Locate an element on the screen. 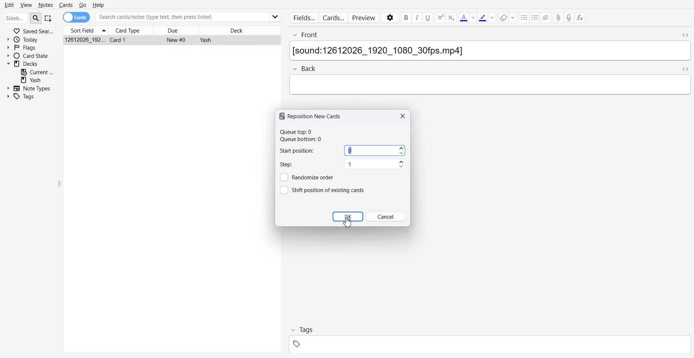  Toggle HTML Editor is located at coordinates (684, 68).